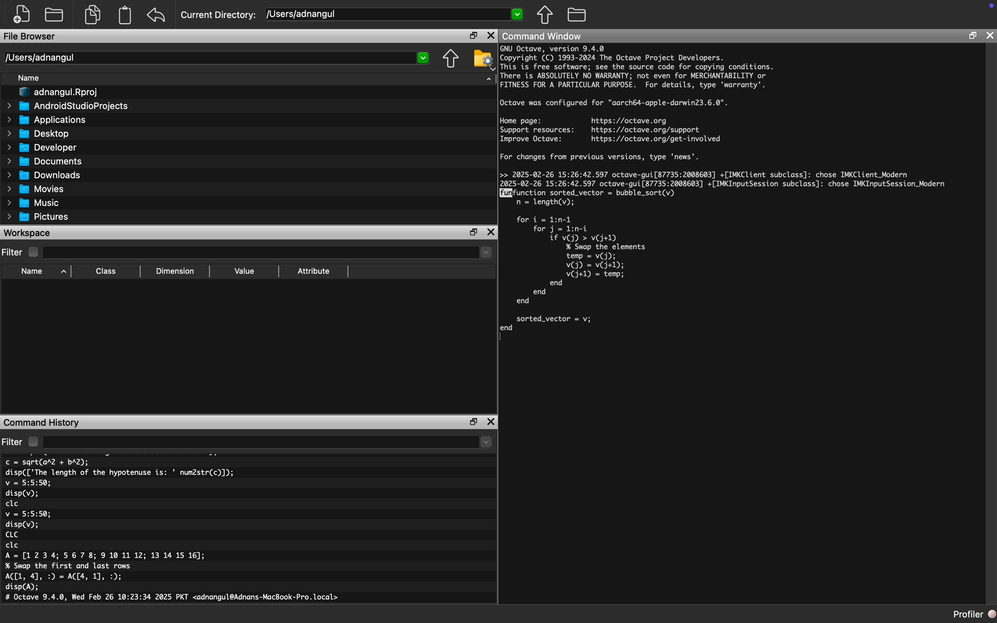 Image resolution: width=997 pixels, height=623 pixels. What do you see at coordinates (124, 15) in the screenshot?
I see `Clipboard` at bounding box center [124, 15].